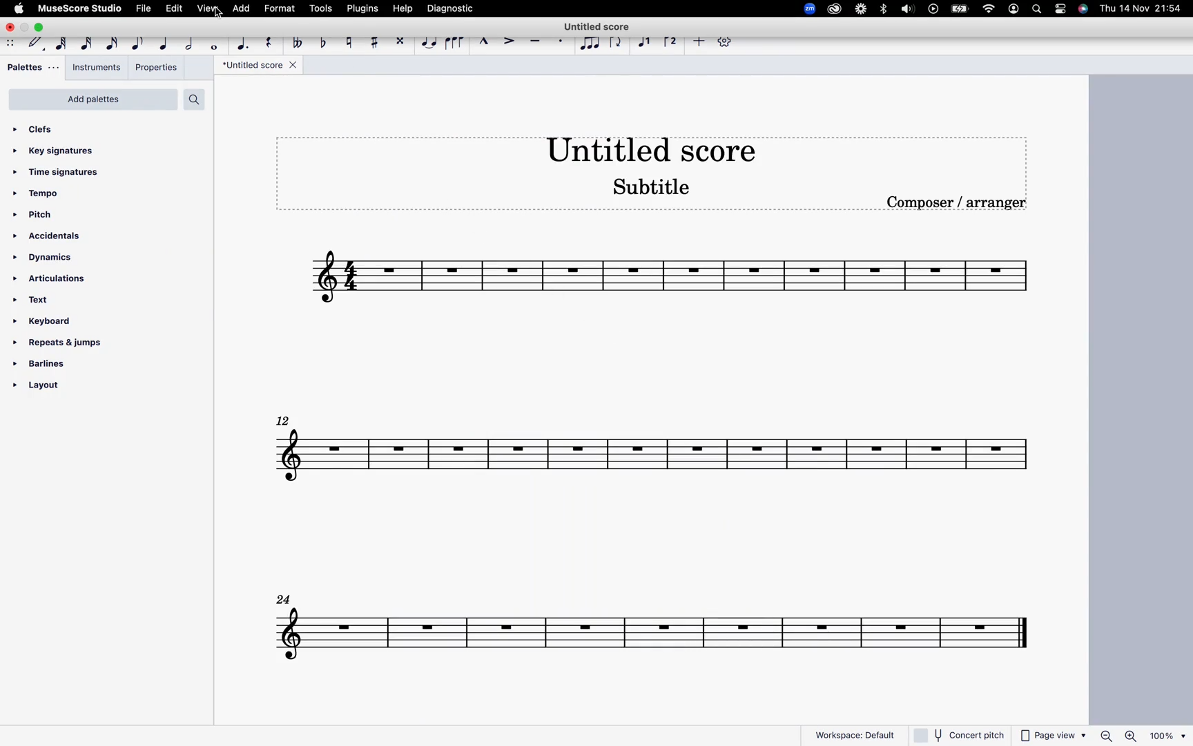 This screenshot has height=746, width=1193. Describe the element at coordinates (362, 8) in the screenshot. I see `plugins` at that location.